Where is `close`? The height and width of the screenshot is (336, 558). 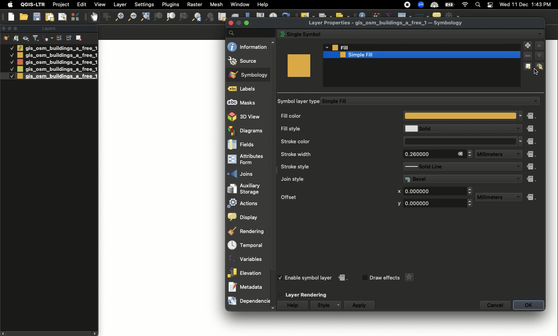 close is located at coordinates (231, 23).